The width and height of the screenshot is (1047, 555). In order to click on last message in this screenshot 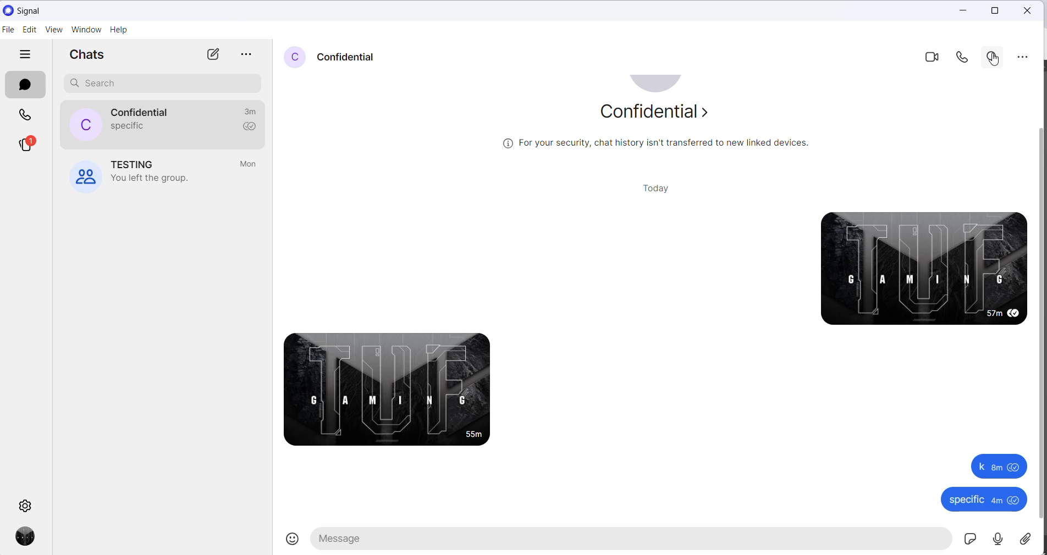, I will do `click(126, 126)`.